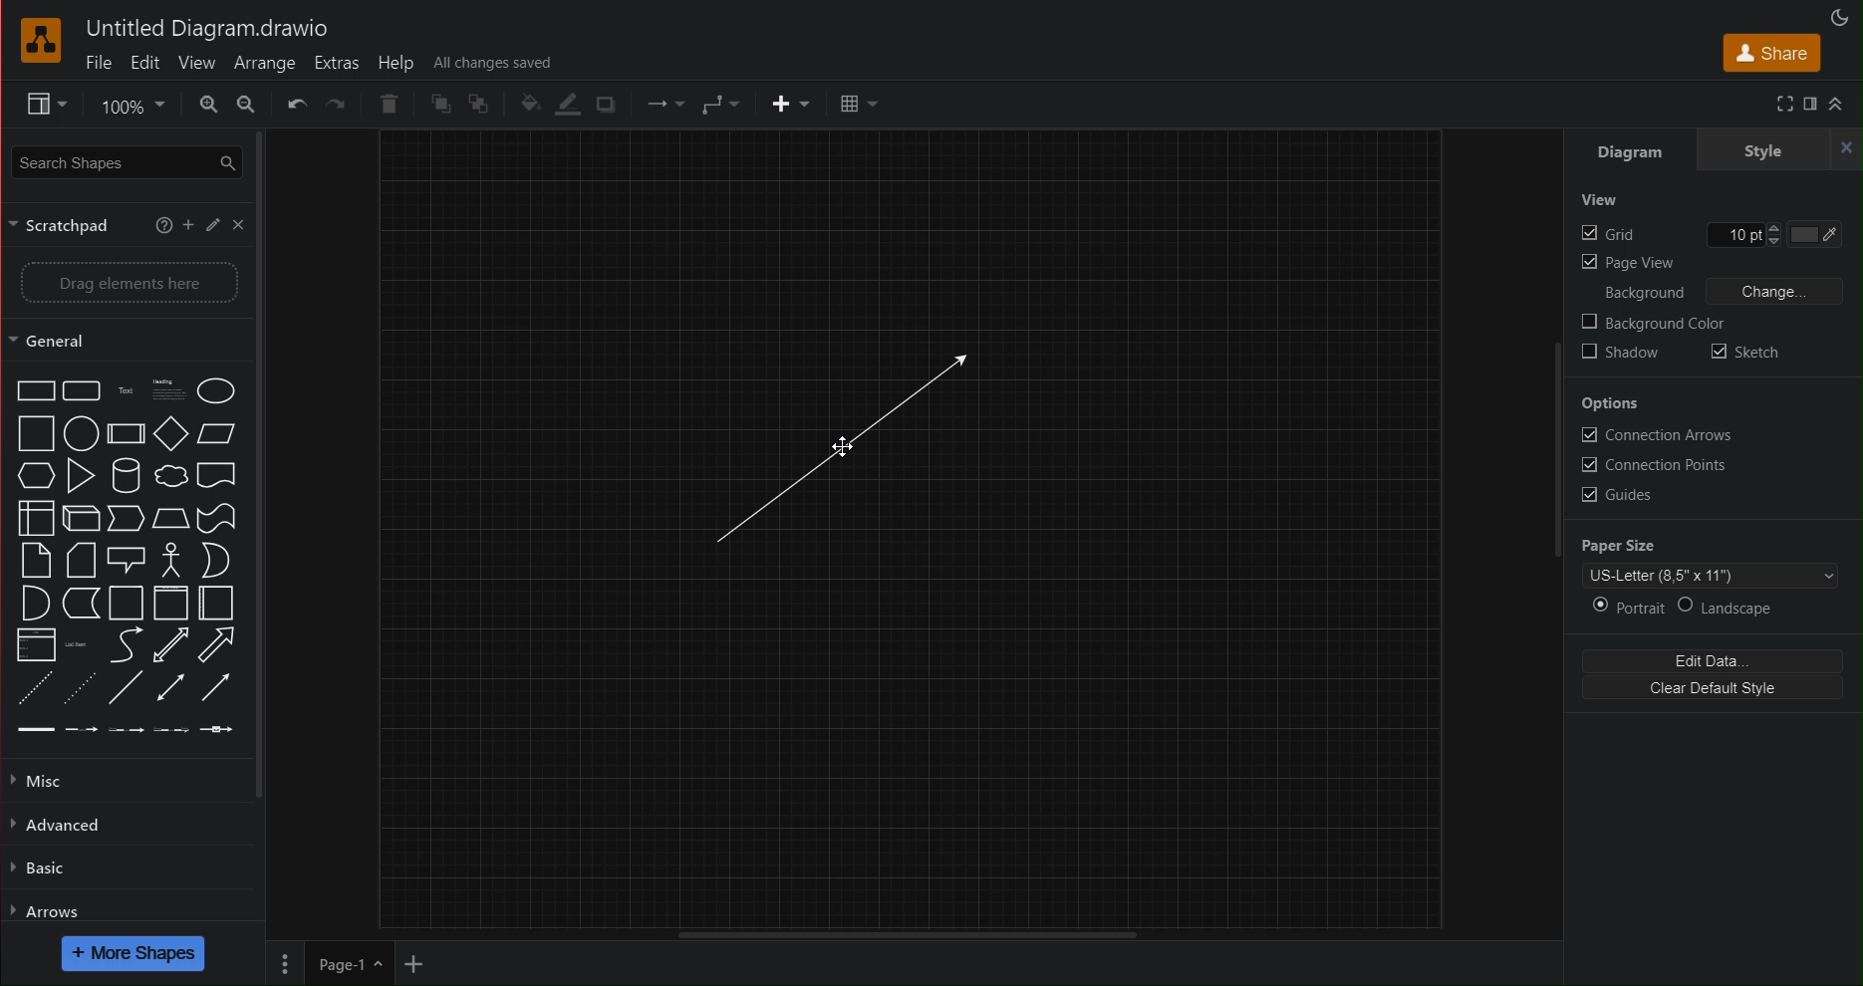 This screenshot has height=986, width=1863. Describe the element at coordinates (1653, 436) in the screenshot. I see `Connection Arrows` at that location.